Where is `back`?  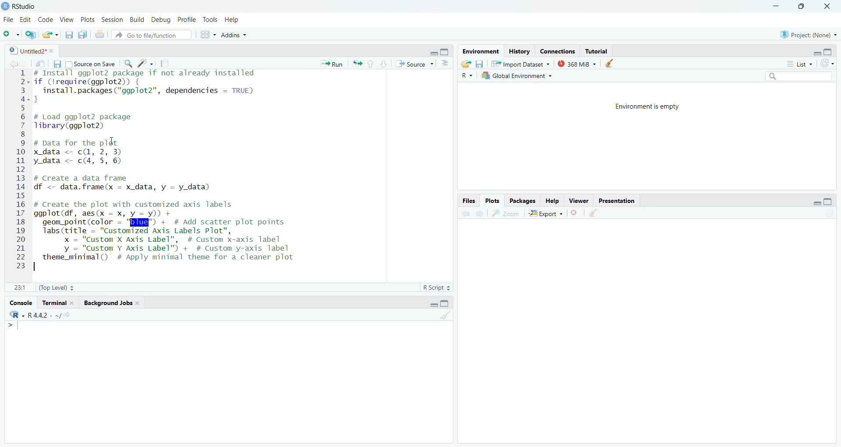
back is located at coordinates (464, 214).